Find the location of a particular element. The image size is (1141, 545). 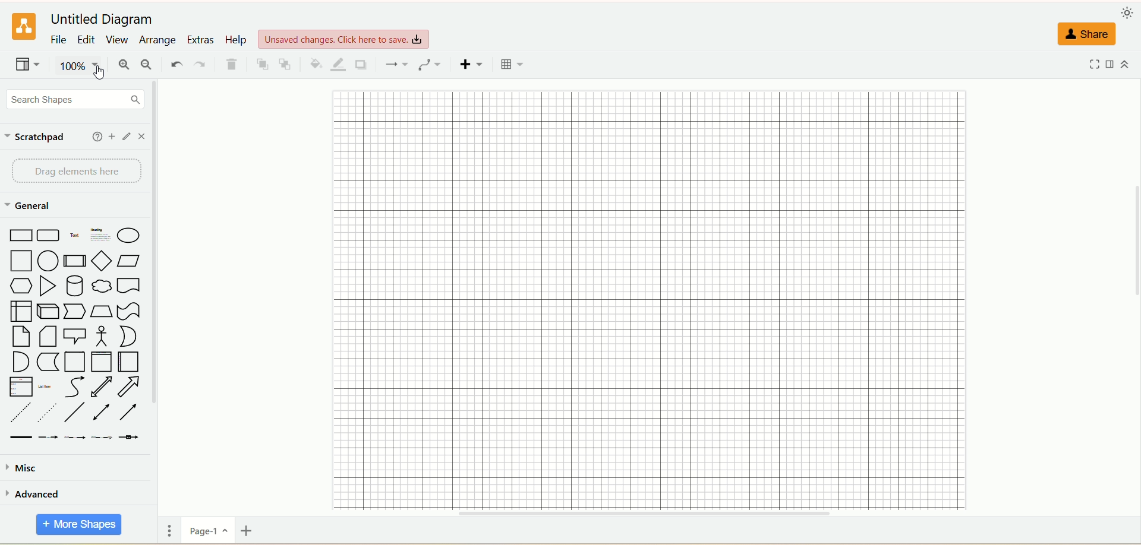

actor is located at coordinates (99, 335).